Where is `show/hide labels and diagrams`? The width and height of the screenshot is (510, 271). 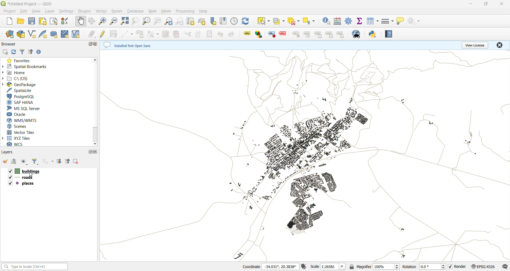 show/hide labels and diagrams is located at coordinates (309, 34).